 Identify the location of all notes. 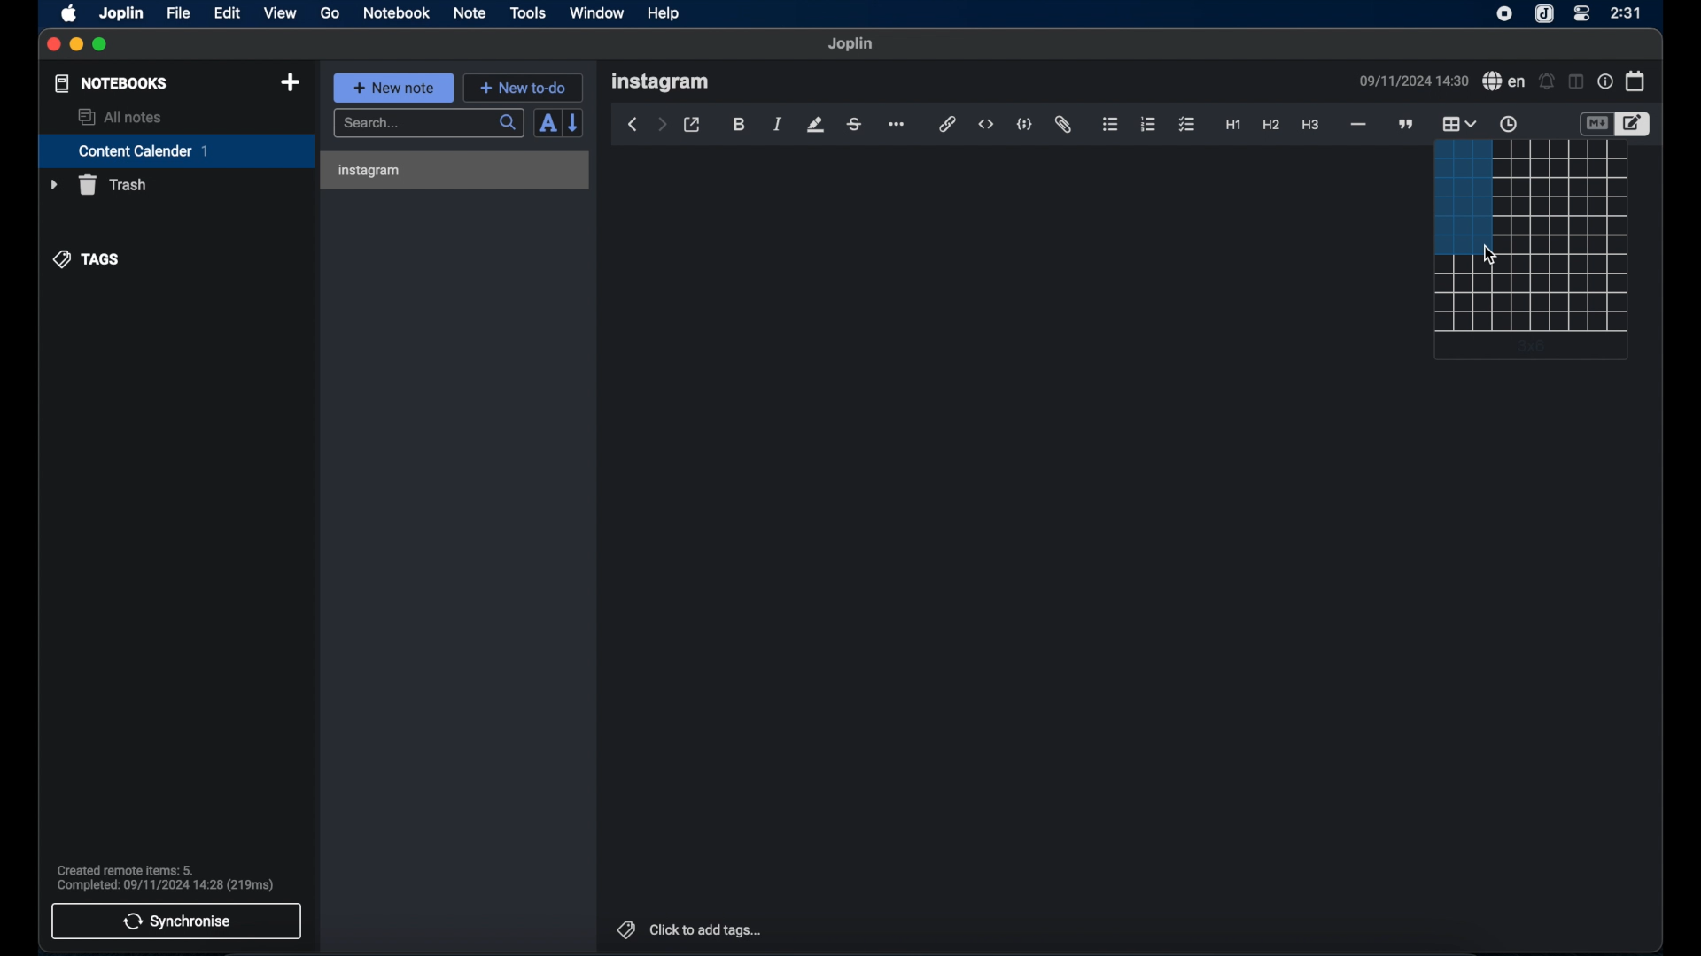
(121, 117).